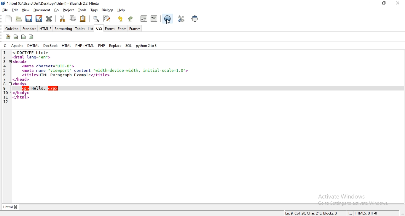 The image size is (405, 216). What do you see at coordinates (122, 28) in the screenshot?
I see `fonts` at bounding box center [122, 28].